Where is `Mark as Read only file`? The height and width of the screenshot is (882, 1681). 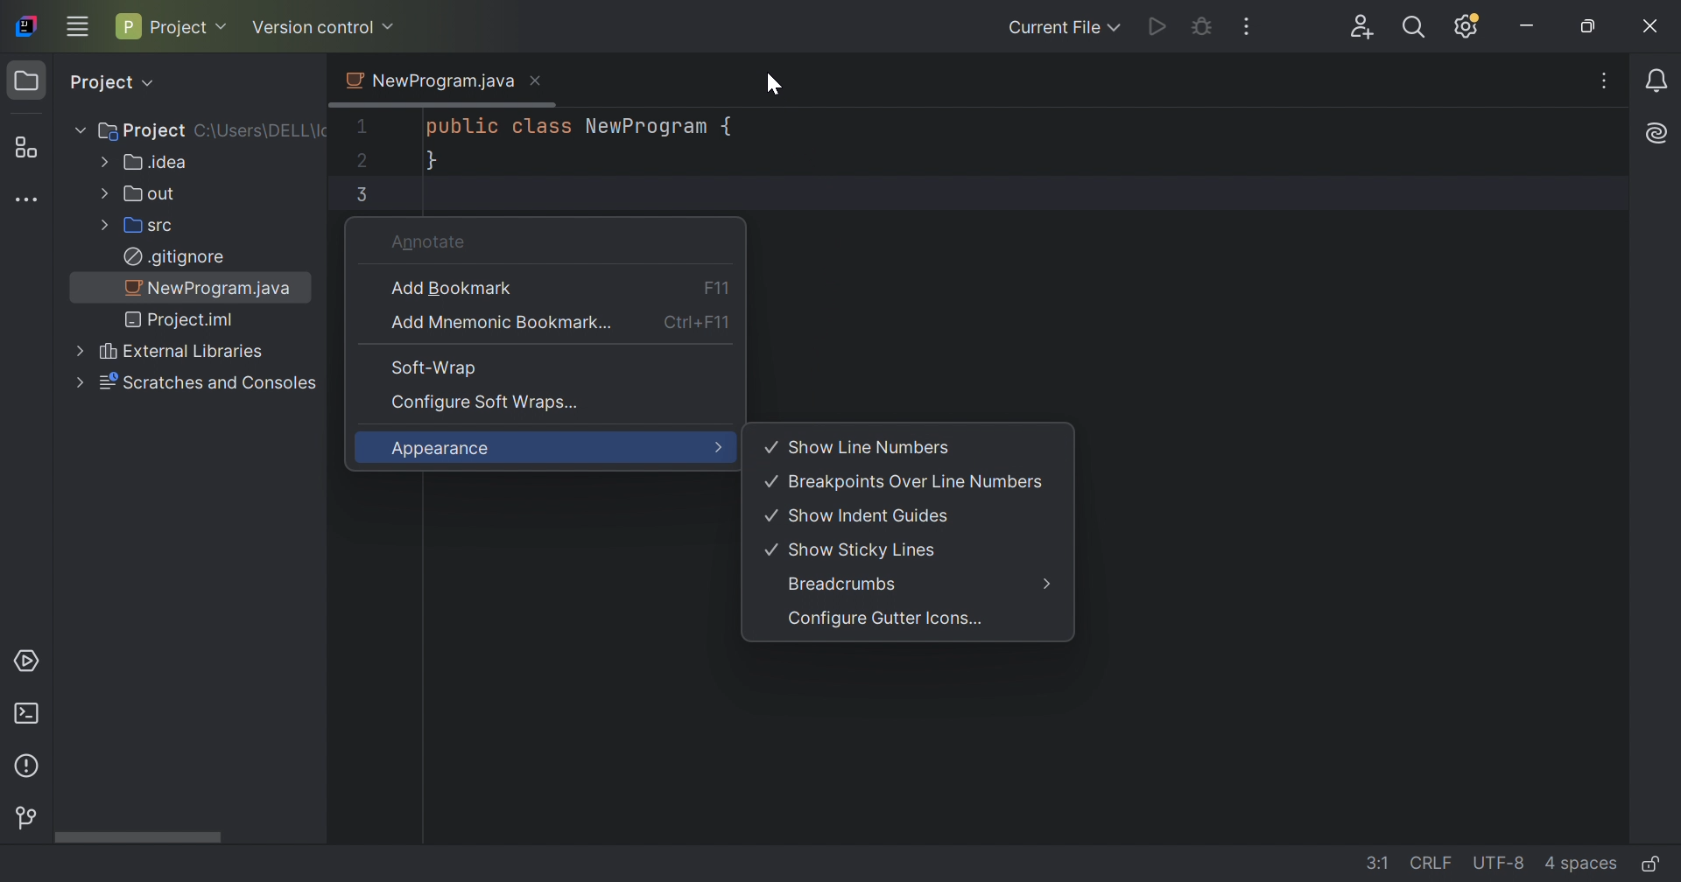 Mark as Read only file is located at coordinates (1652, 861).